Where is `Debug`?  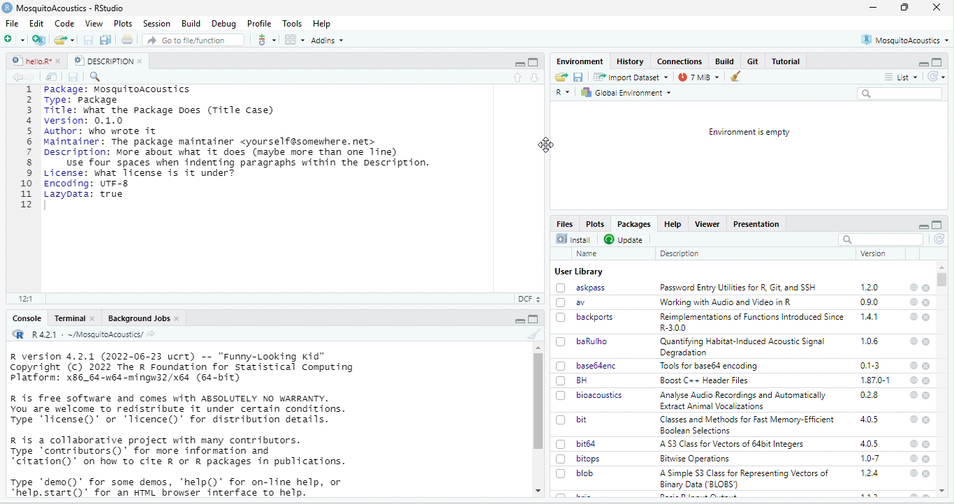
Debug is located at coordinates (224, 24).